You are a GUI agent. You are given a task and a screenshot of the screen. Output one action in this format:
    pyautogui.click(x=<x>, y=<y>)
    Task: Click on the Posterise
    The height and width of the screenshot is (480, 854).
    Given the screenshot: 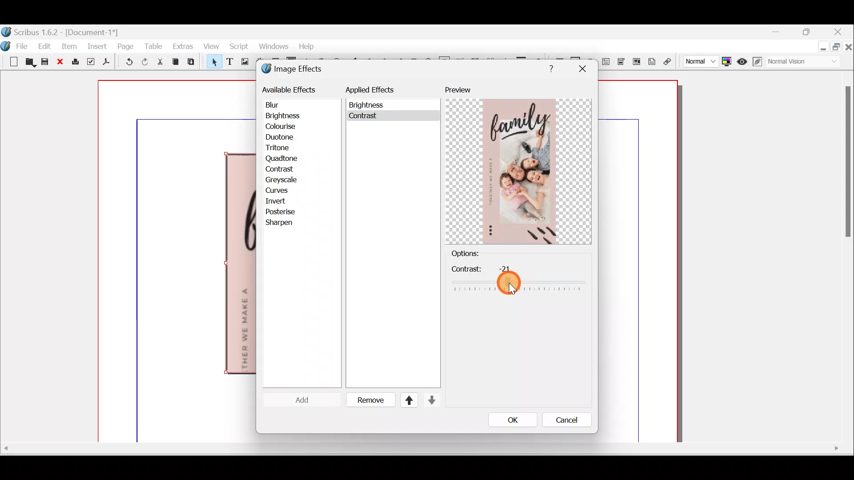 What is the action you would take?
    pyautogui.click(x=286, y=211)
    